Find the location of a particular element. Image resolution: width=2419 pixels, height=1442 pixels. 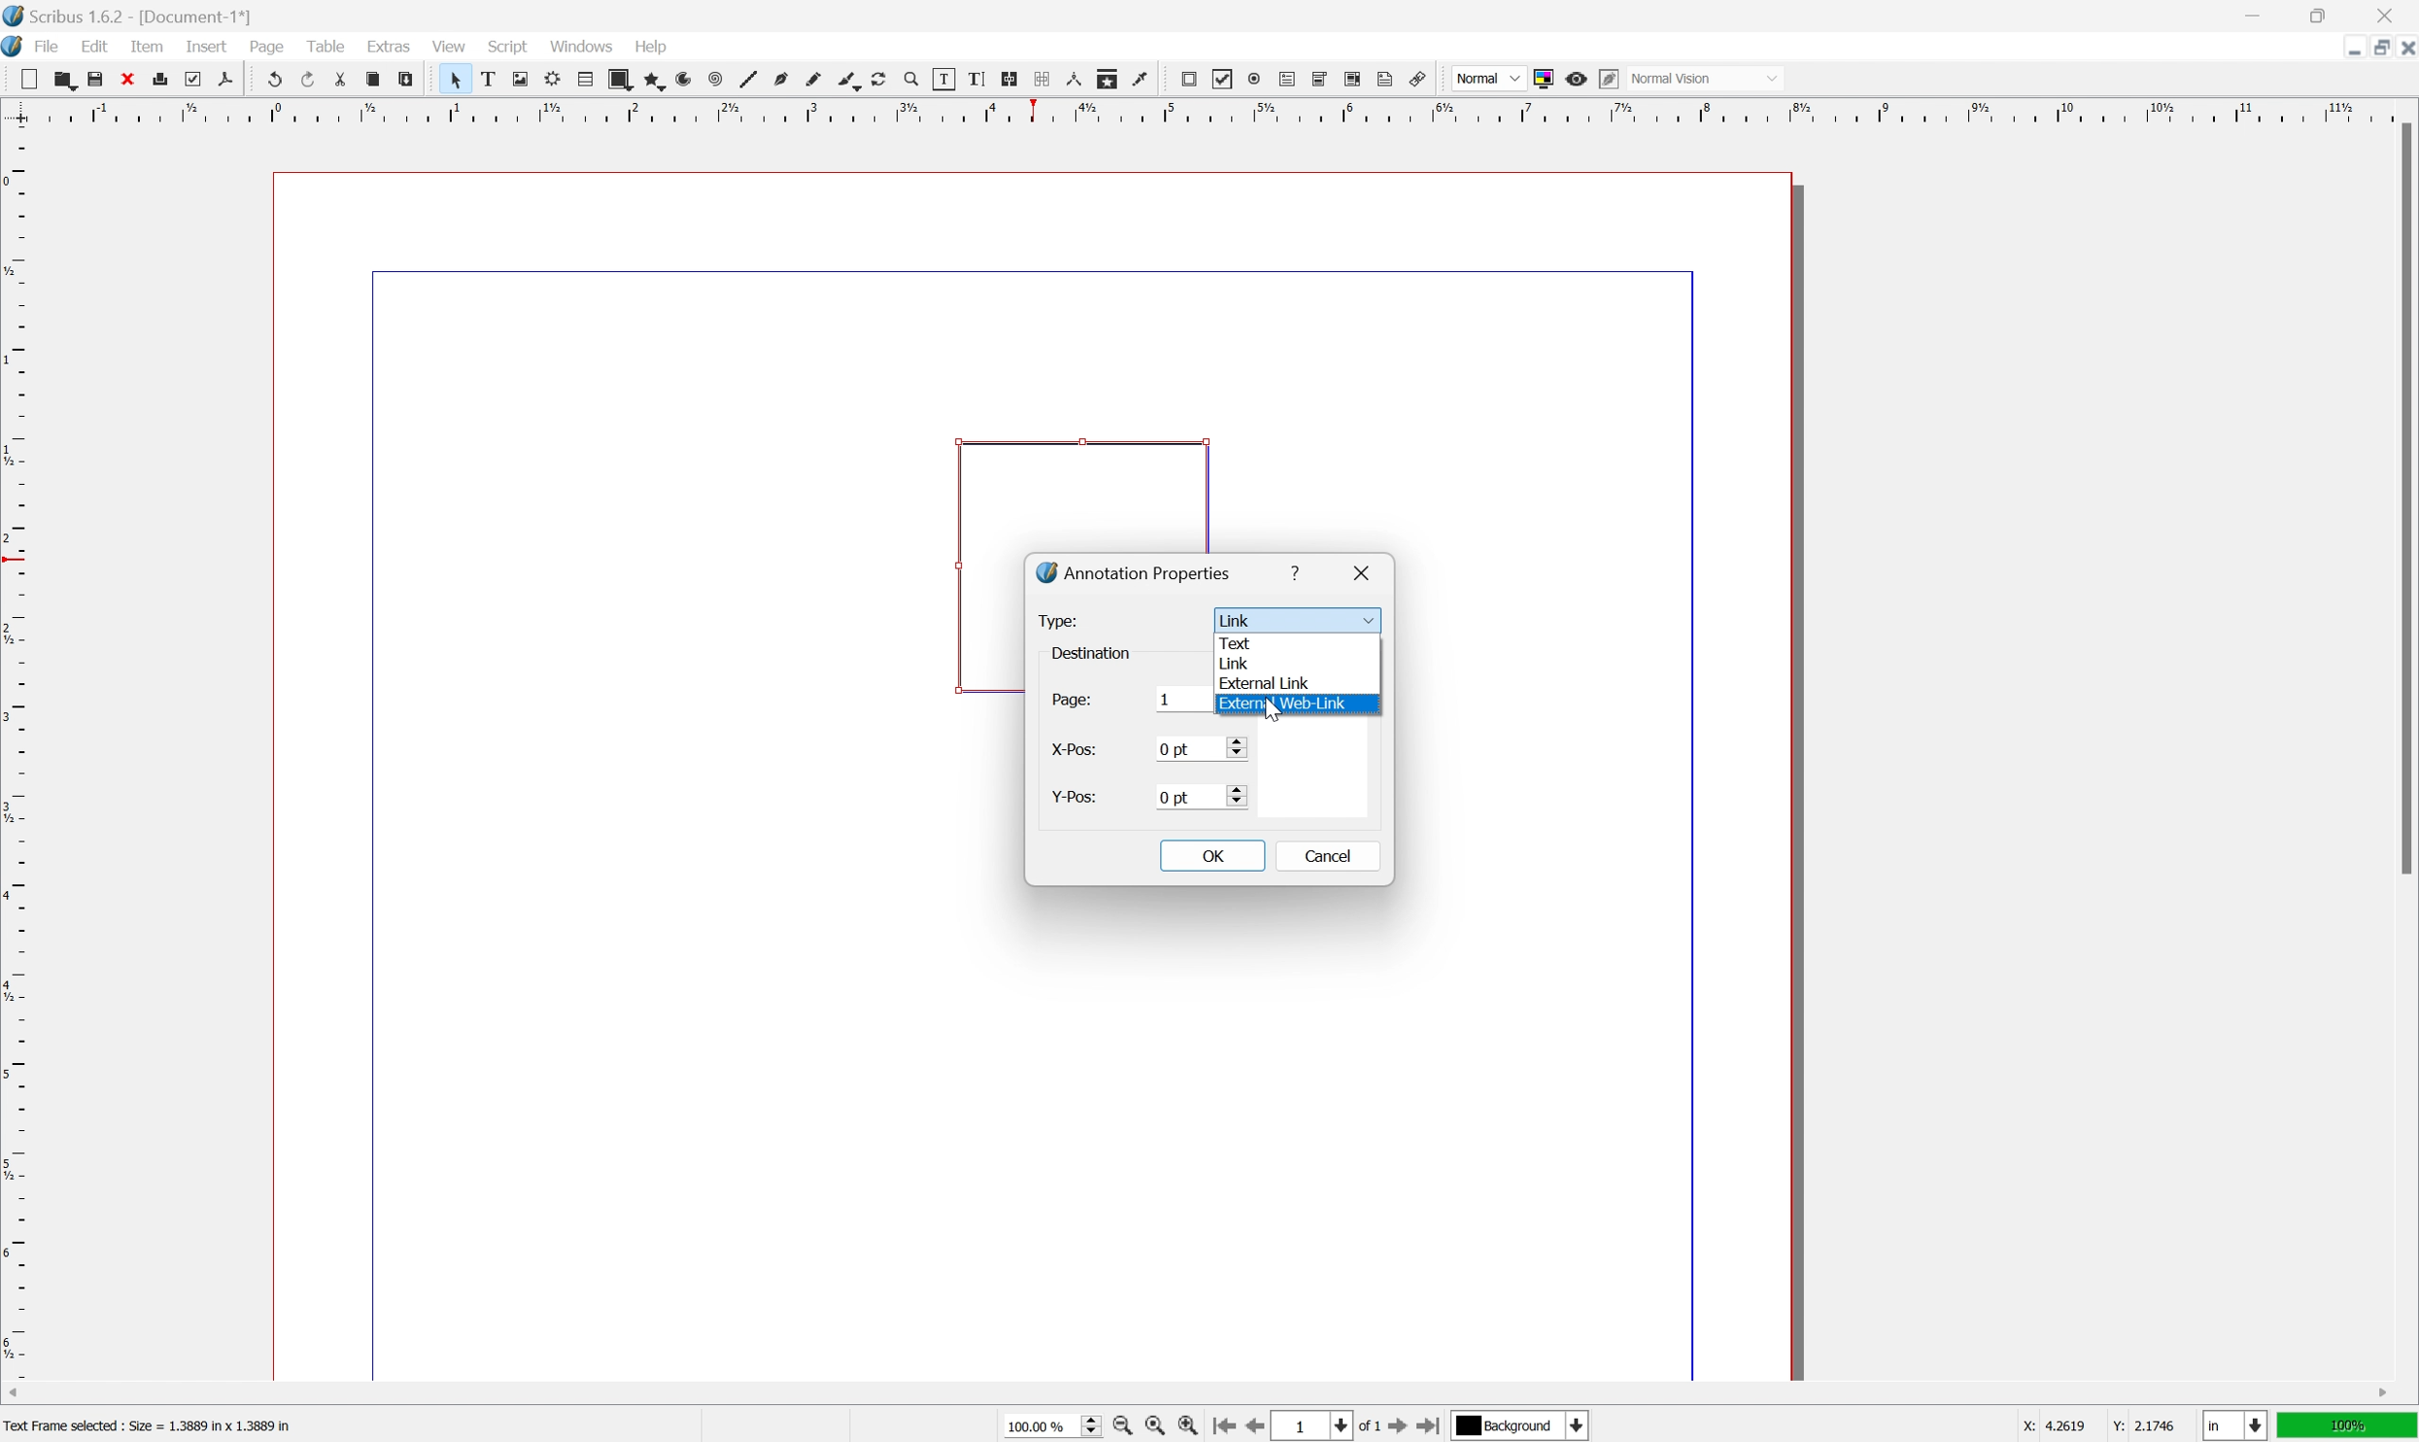

zoom in or zoom out is located at coordinates (912, 80).